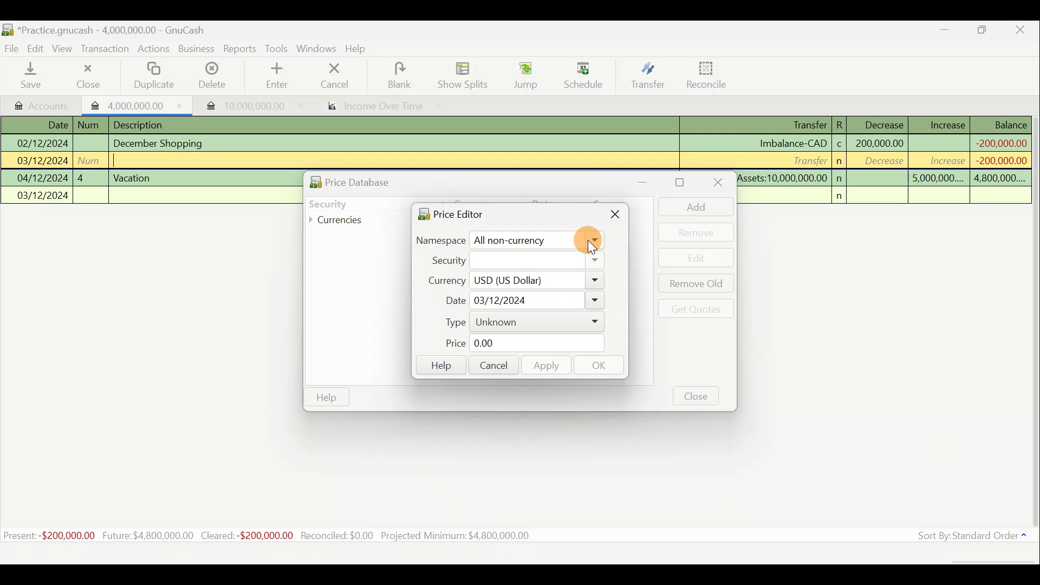  I want to click on December Shopping, so click(163, 144).